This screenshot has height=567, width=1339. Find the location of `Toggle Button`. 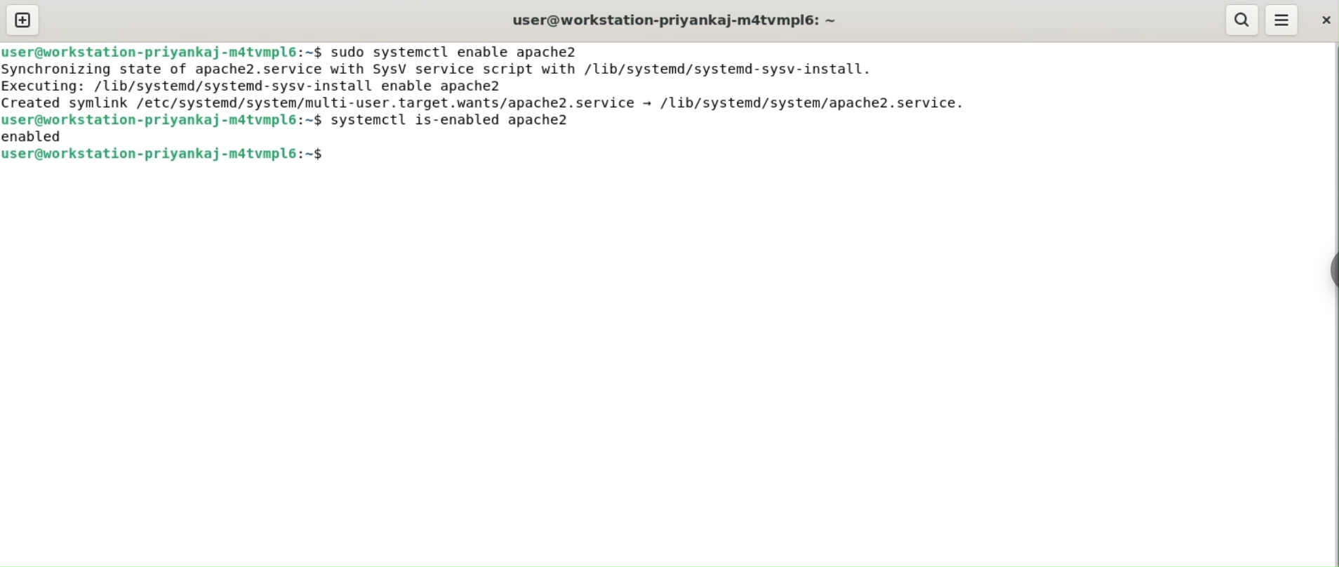

Toggle Button is located at coordinates (1325, 276).